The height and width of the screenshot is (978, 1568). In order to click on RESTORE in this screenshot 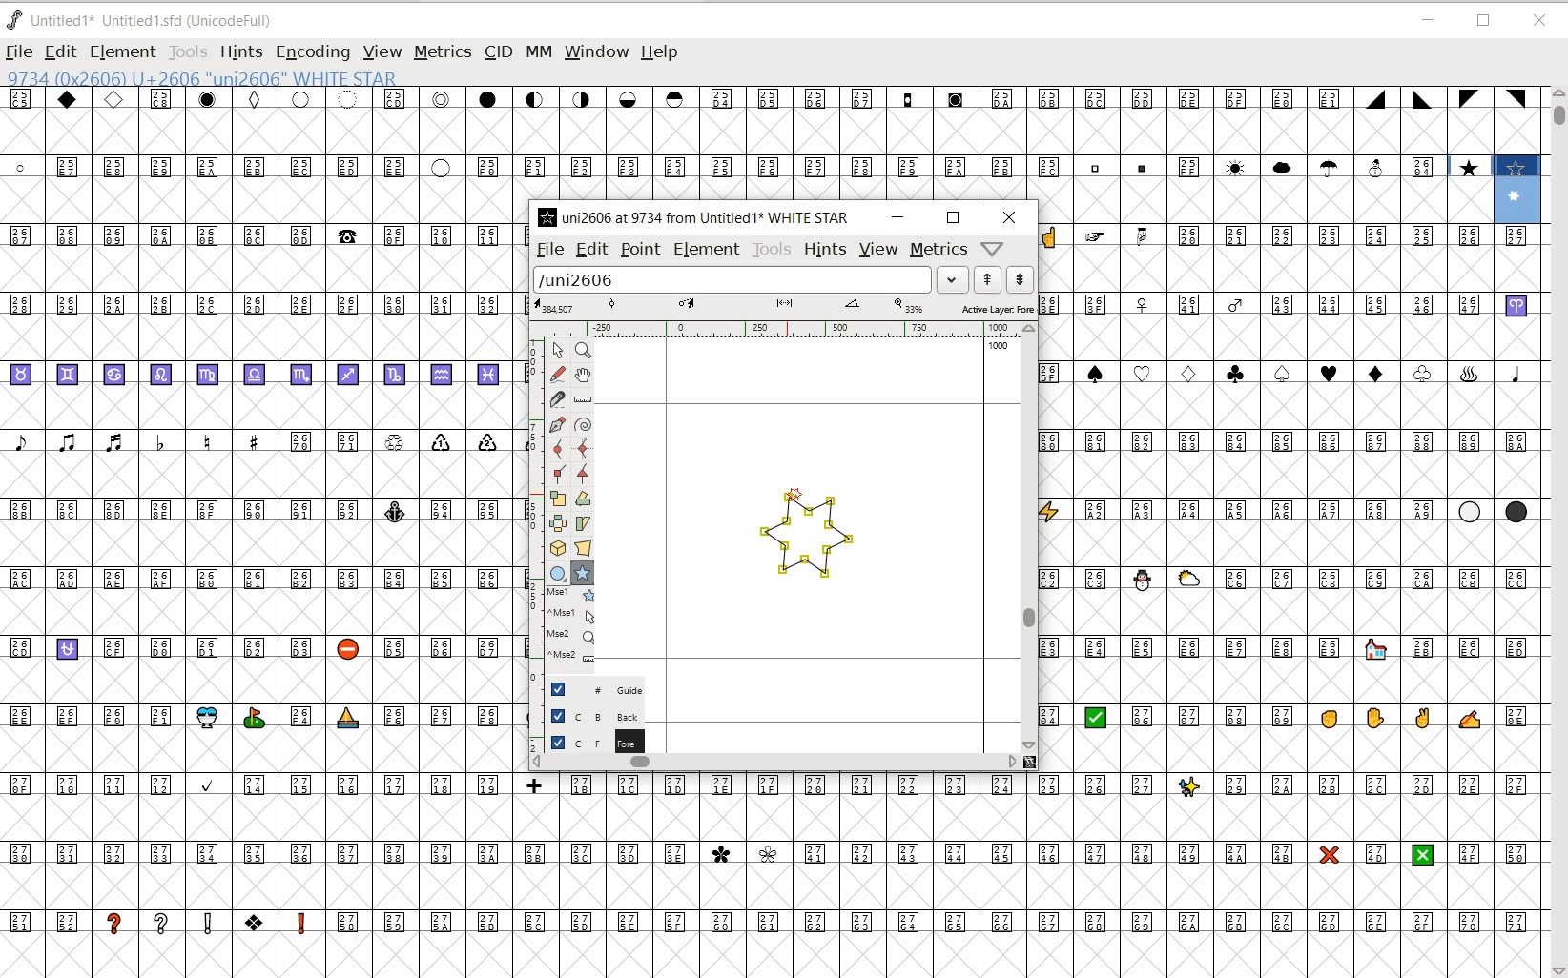, I will do `click(1486, 22)`.